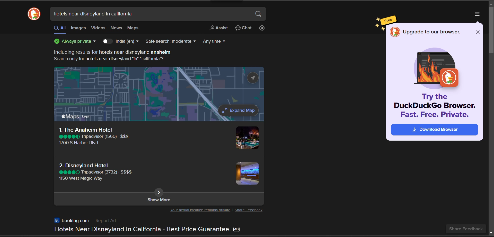  What do you see at coordinates (33, 14) in the screenshot?
I see `logo` at bounding box center [33, 14].